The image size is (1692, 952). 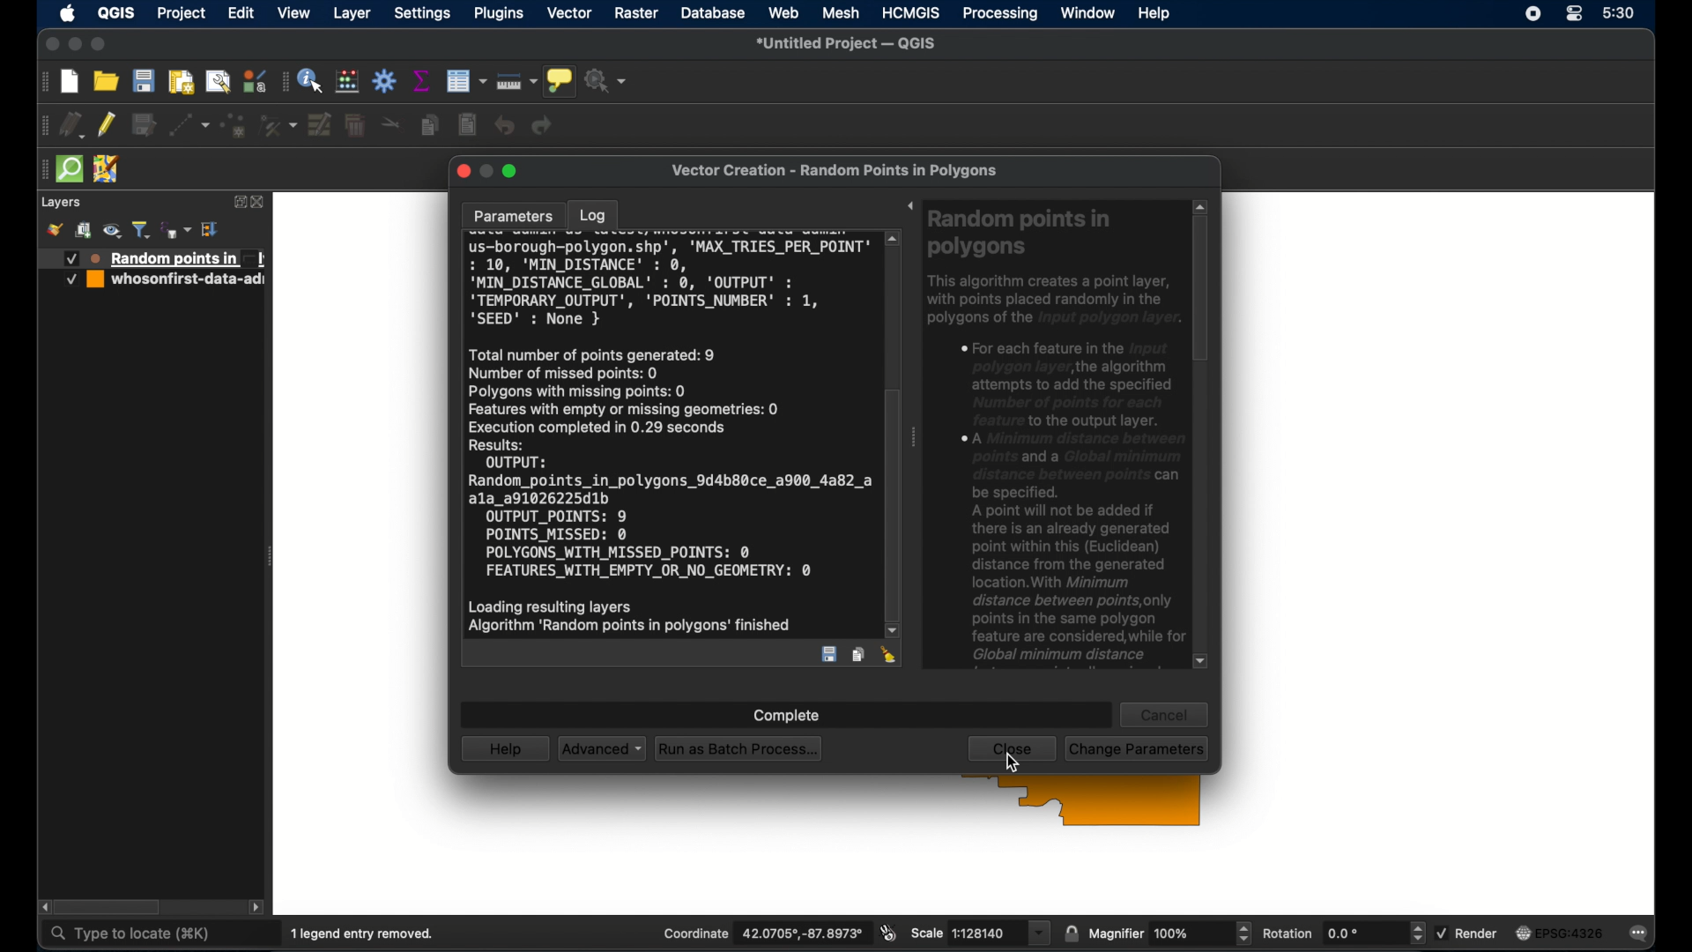 What do you see at coordinates (635, 12) in the screenshot?
I see `raster` at bounding box center [635, 12].